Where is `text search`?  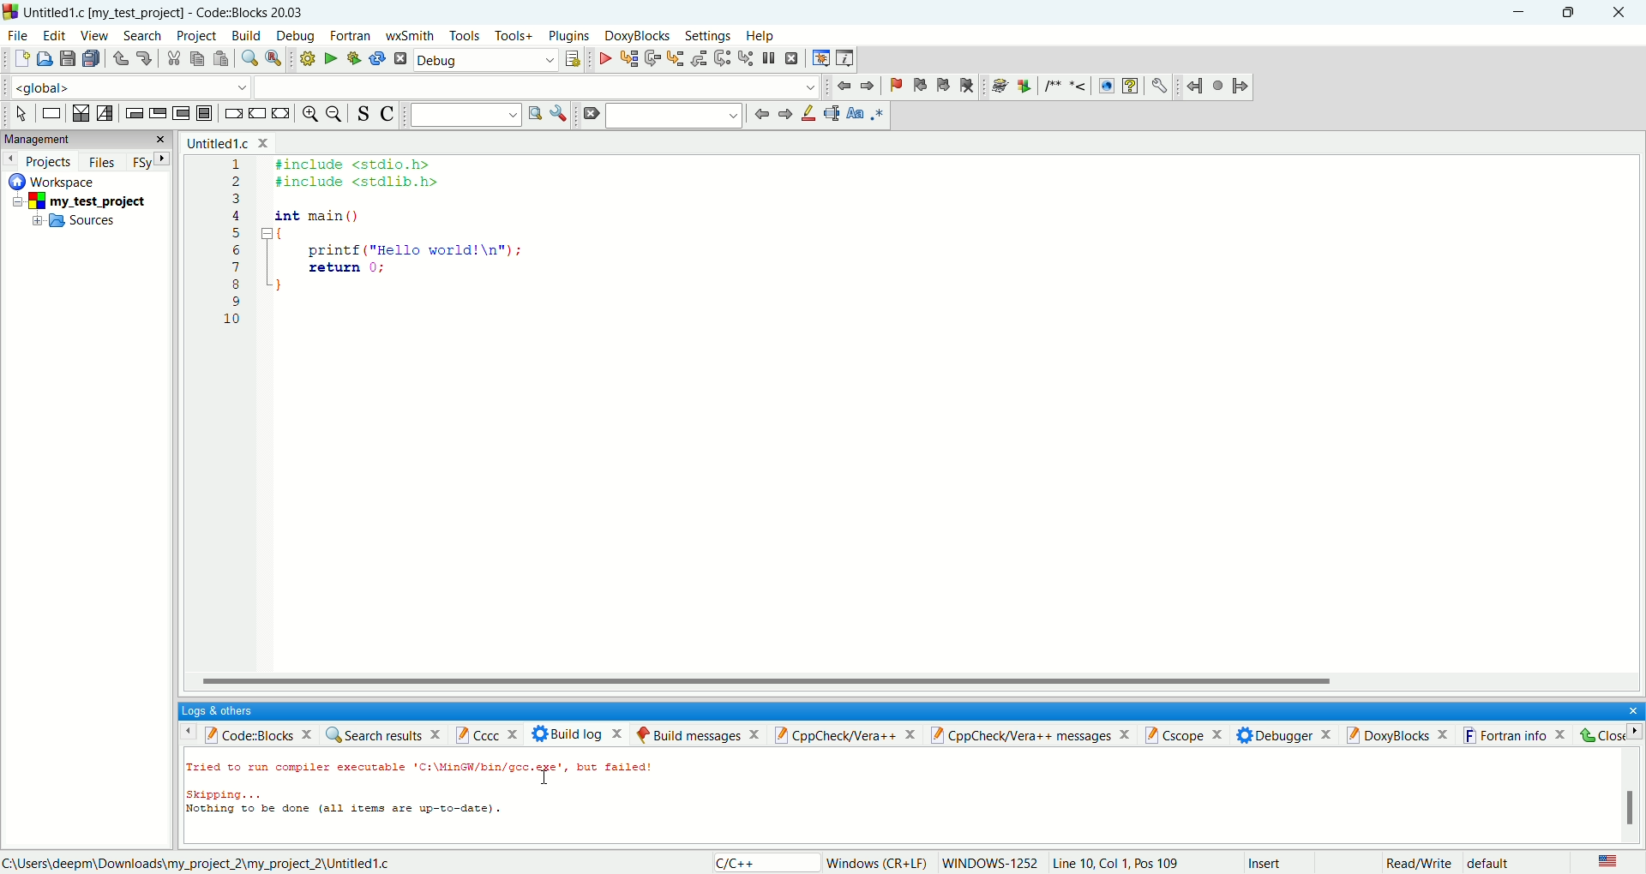 text search is located at coordinates (466, 114).